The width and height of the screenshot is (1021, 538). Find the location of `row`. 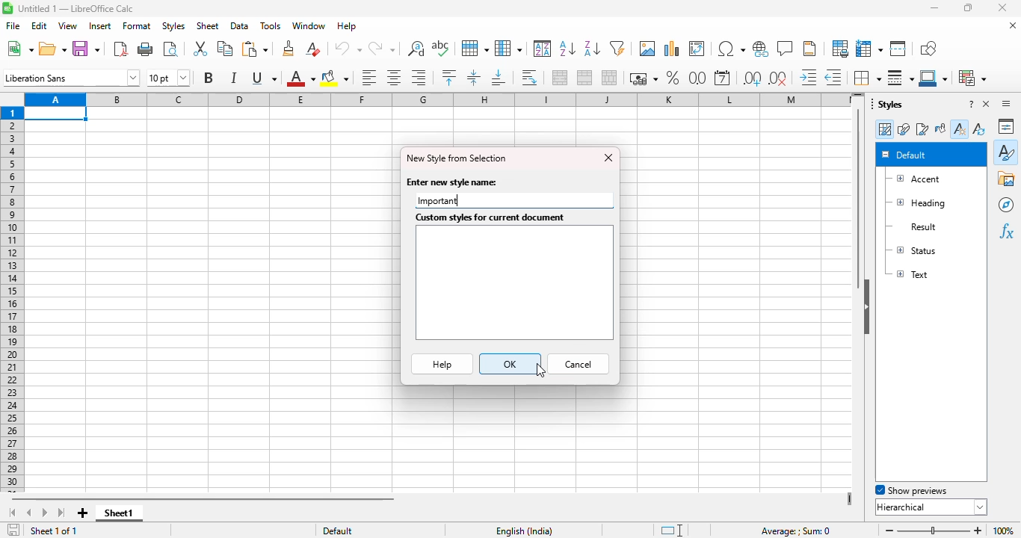

row is located at coordinates (475, 48).